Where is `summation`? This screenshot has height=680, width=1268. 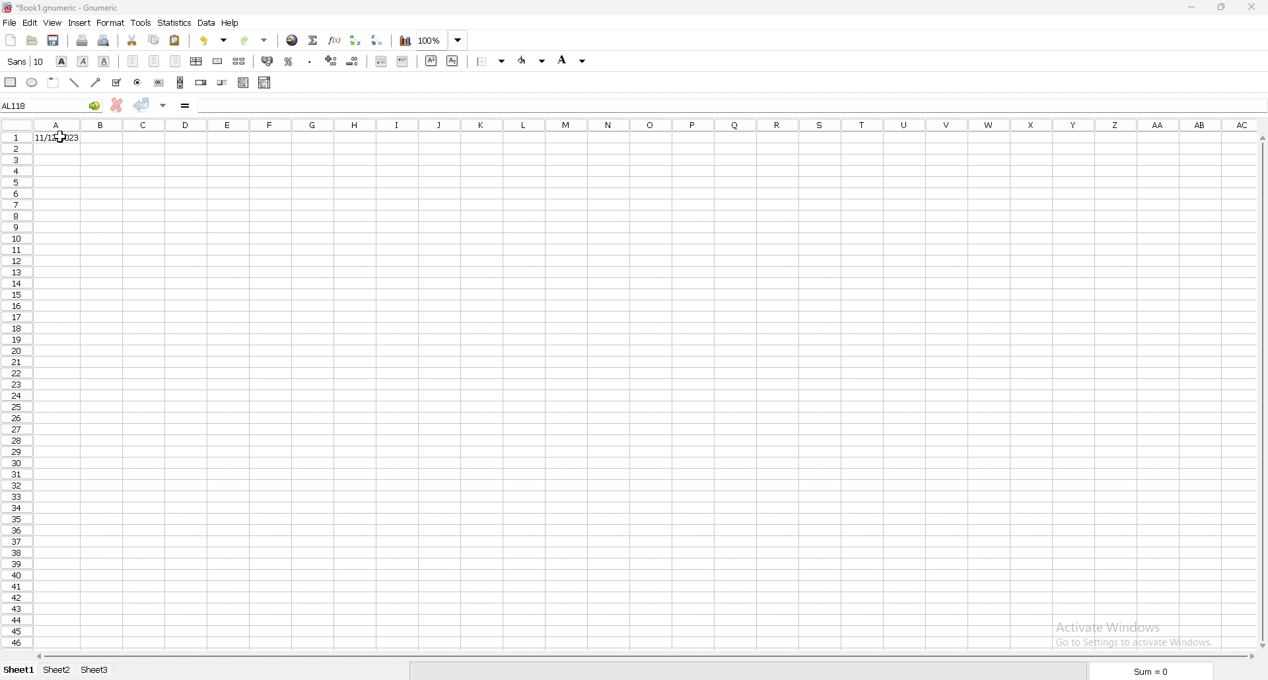 summation is located at coordinates (314, 40).